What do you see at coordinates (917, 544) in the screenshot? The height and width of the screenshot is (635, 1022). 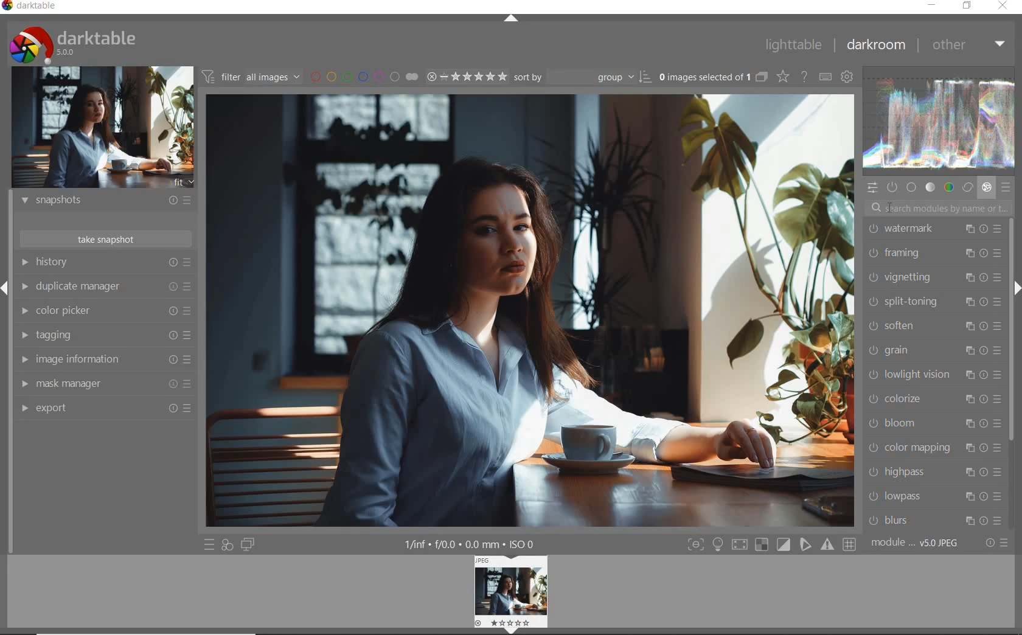 I see `module` at bounding box center [917, 544].